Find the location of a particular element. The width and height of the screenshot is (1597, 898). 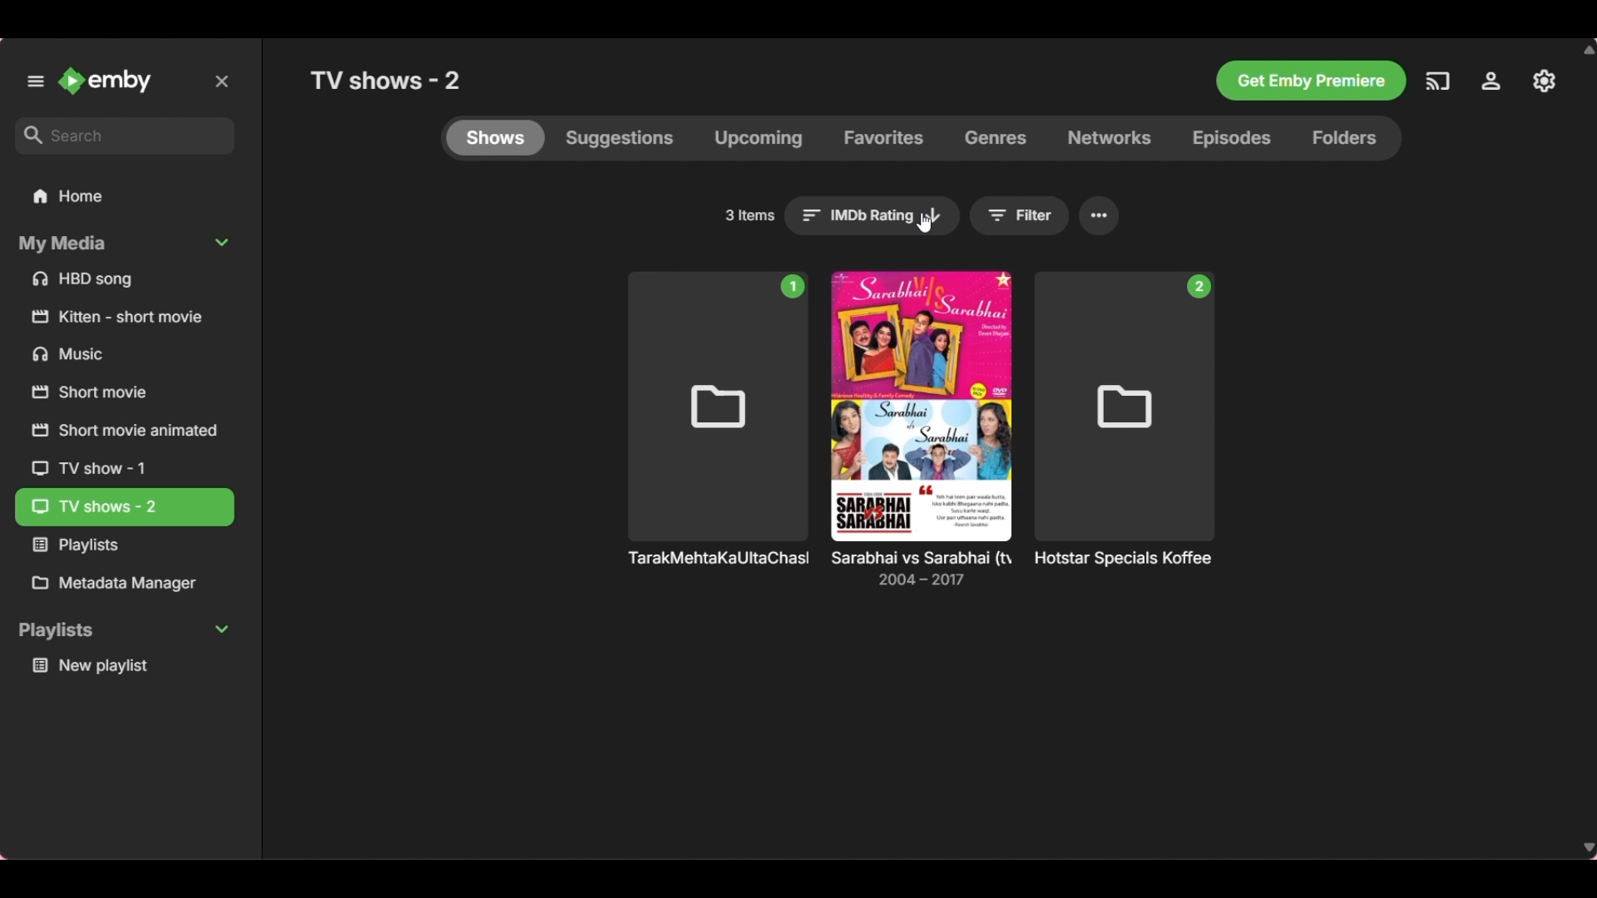

 is located at coordinates (1437, 80).